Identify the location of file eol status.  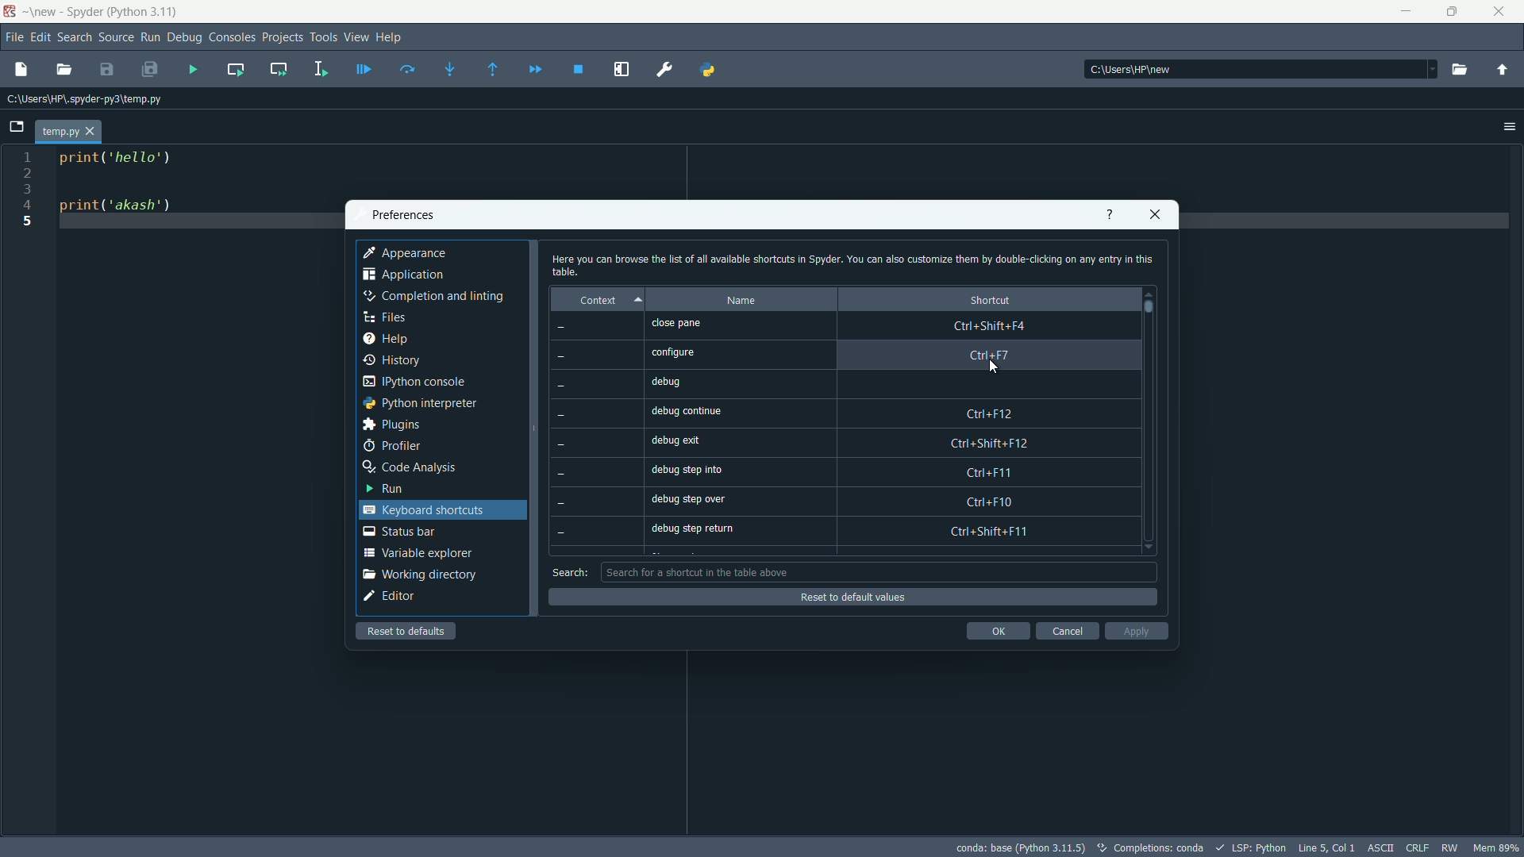
(1416, 846).